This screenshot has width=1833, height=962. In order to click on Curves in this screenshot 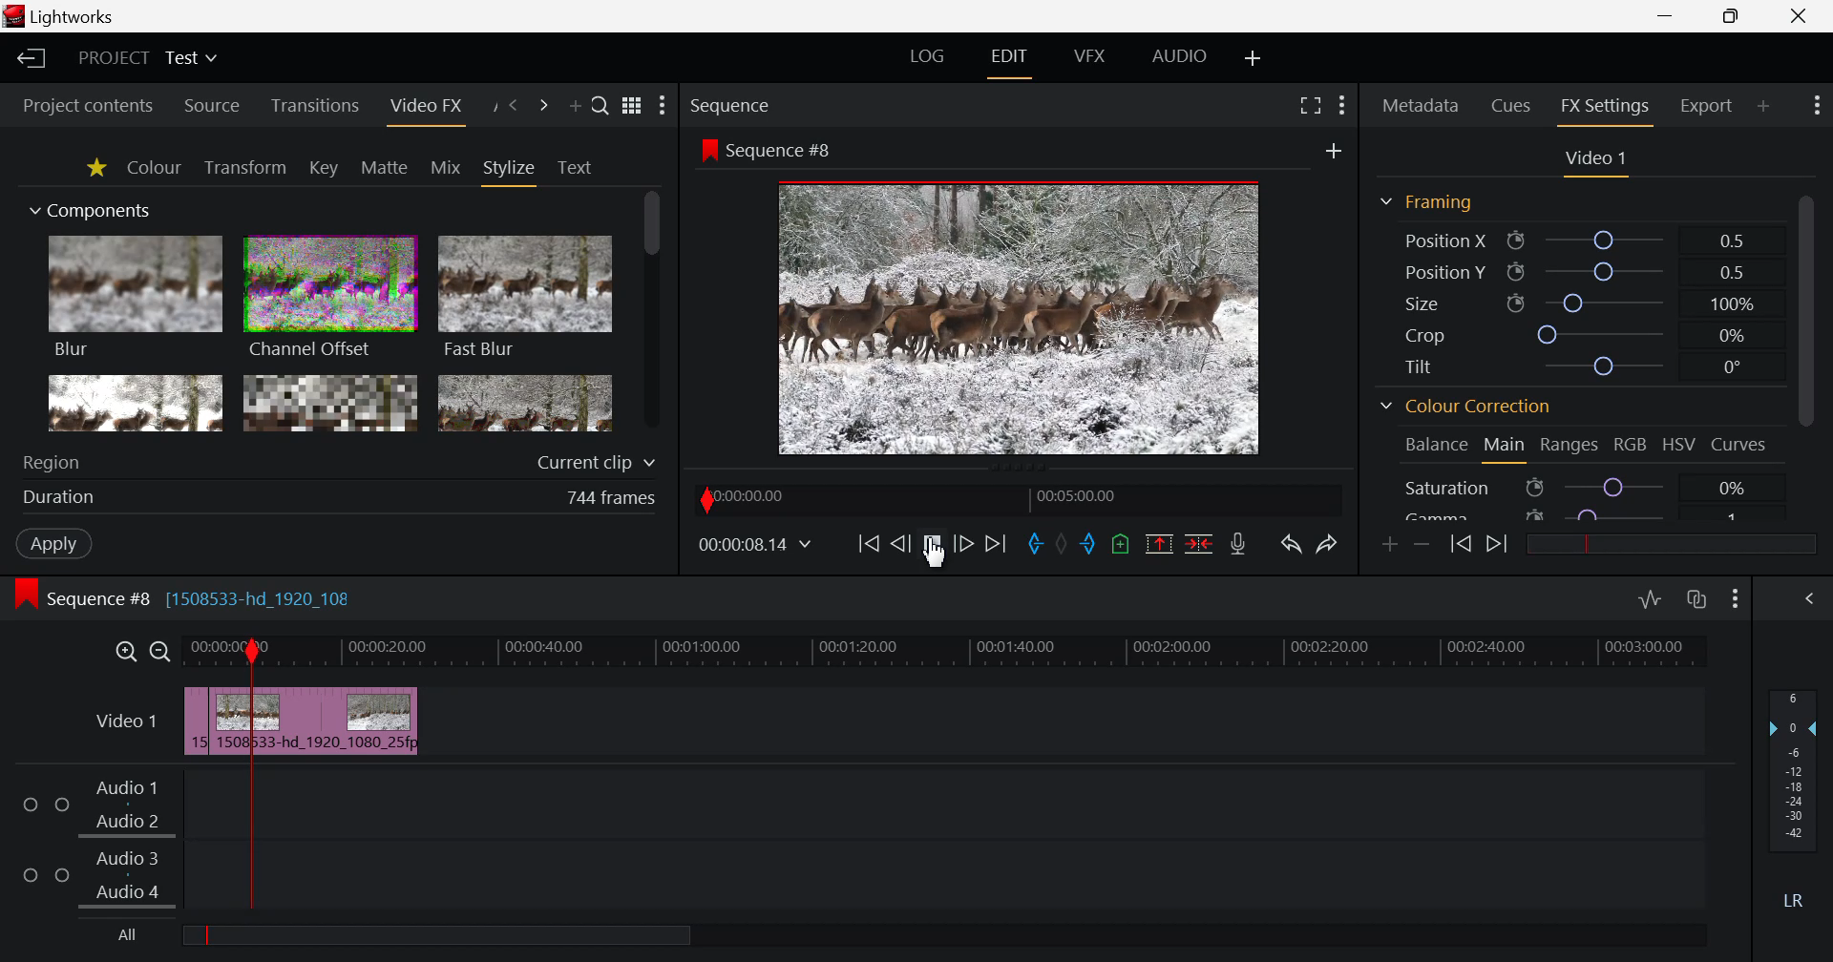, I will do `click(1740, 444)`.